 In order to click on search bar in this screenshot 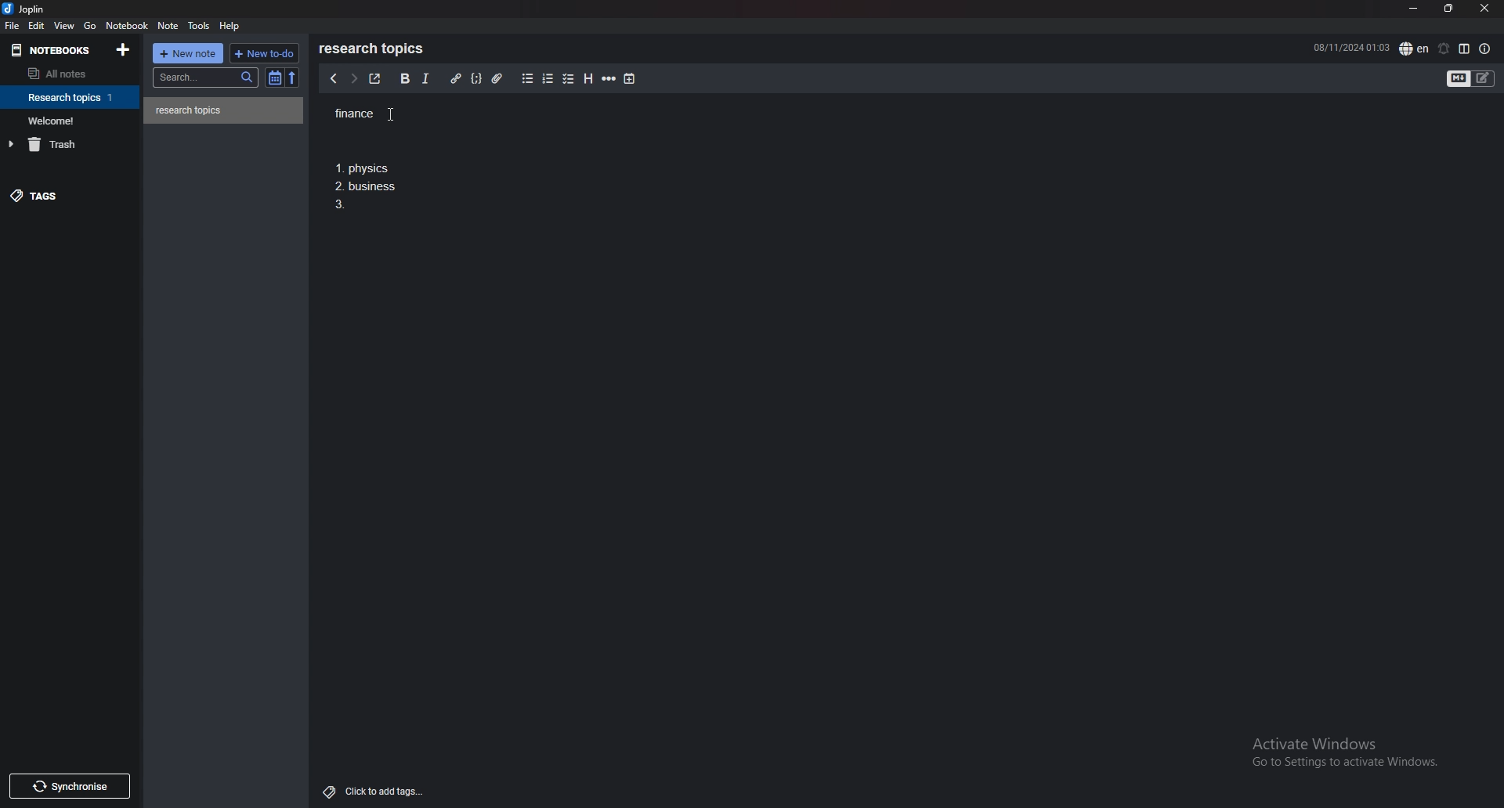, I will do `click(207, 77)`.